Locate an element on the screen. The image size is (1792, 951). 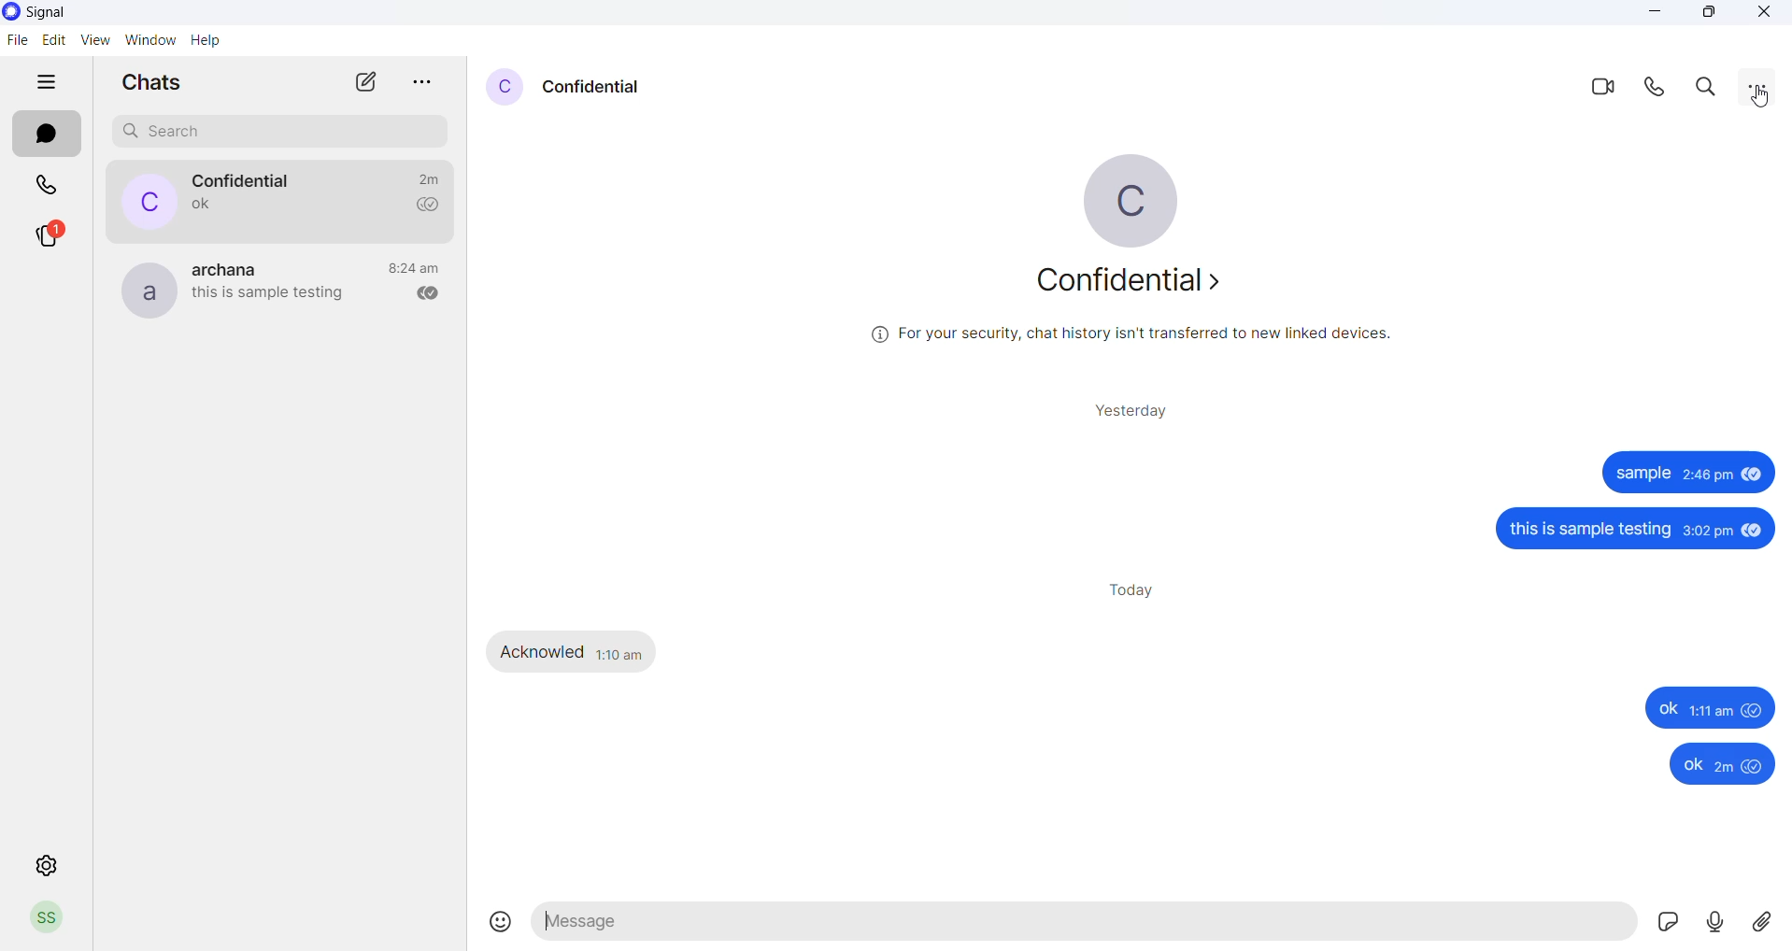
contact name is located at coordinates (596, 85).